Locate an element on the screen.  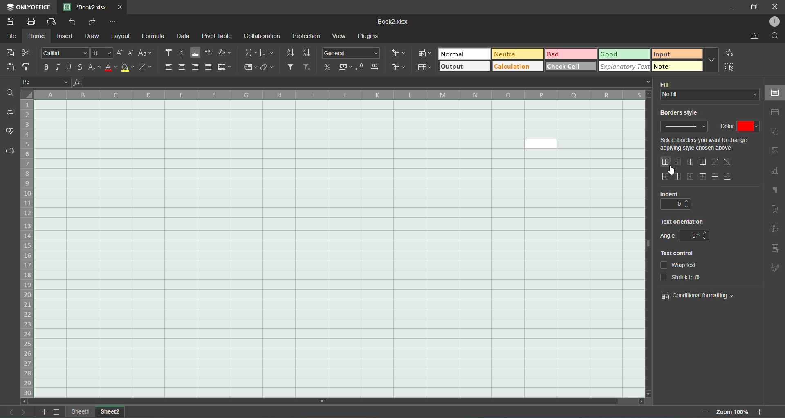
signature is located at coordinates (775, 268).